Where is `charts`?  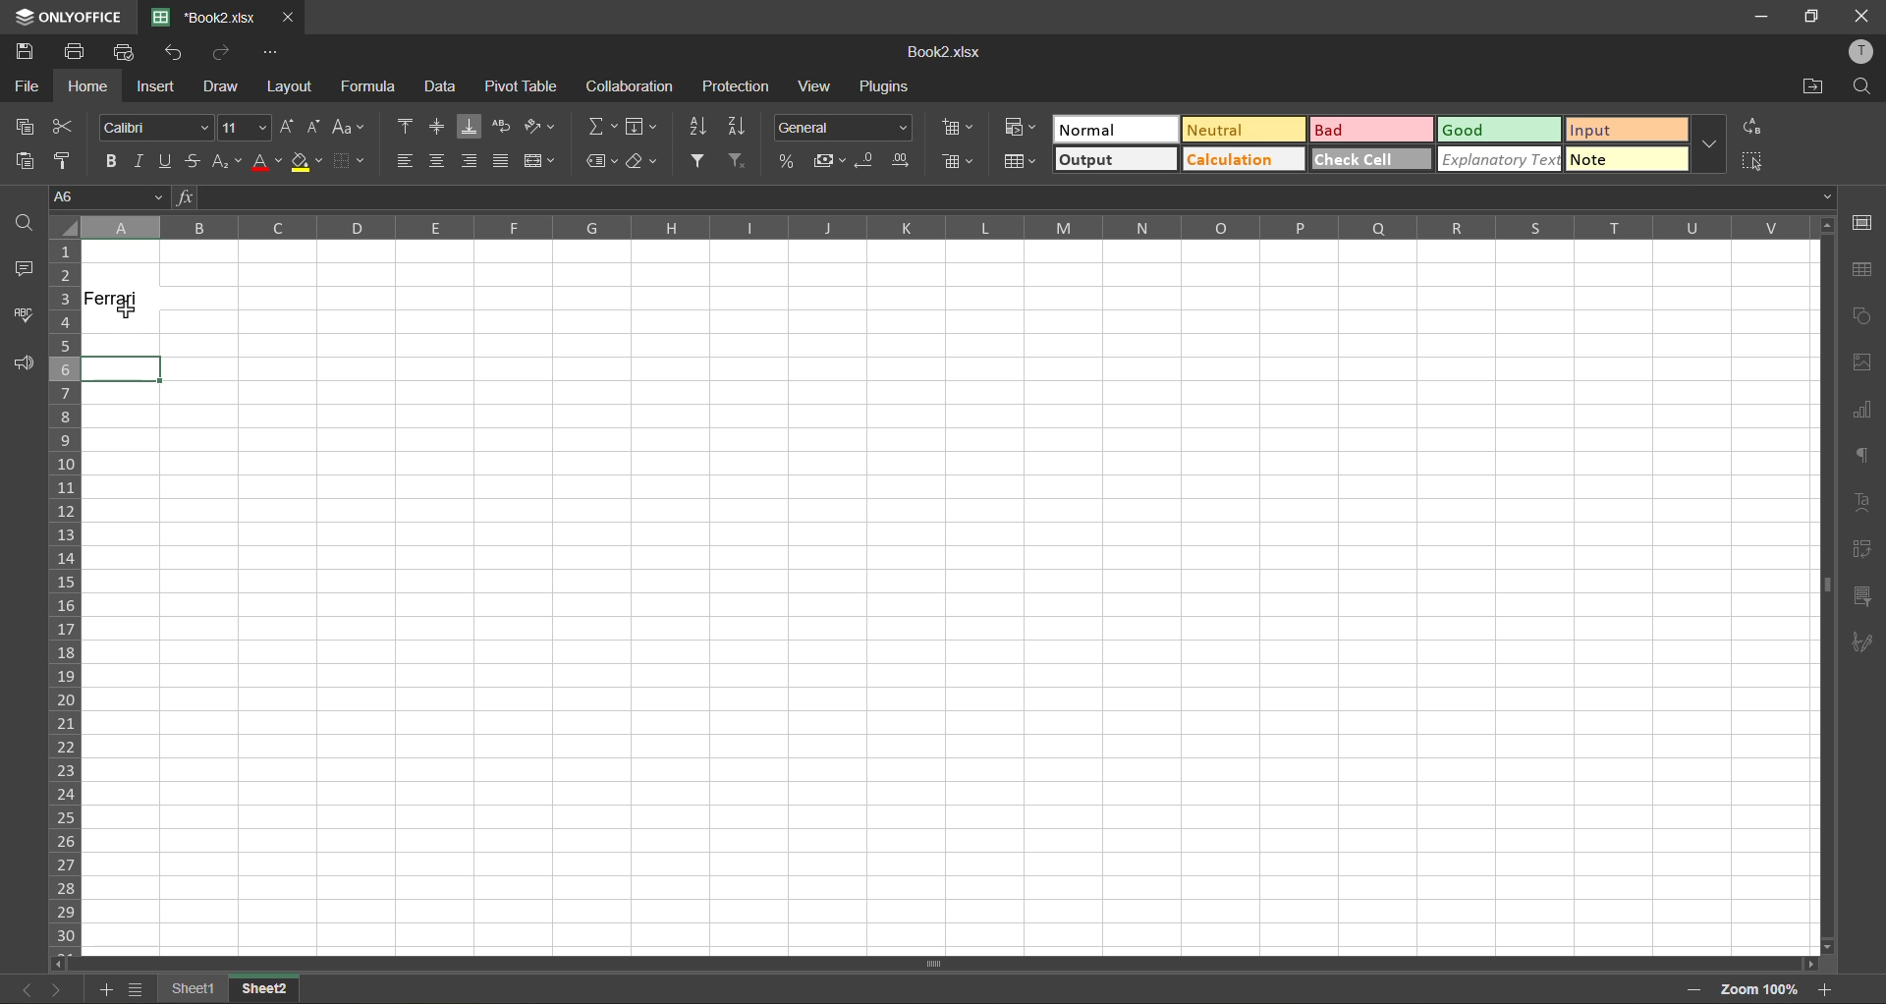 charts is located at coordinates (1859, 410).